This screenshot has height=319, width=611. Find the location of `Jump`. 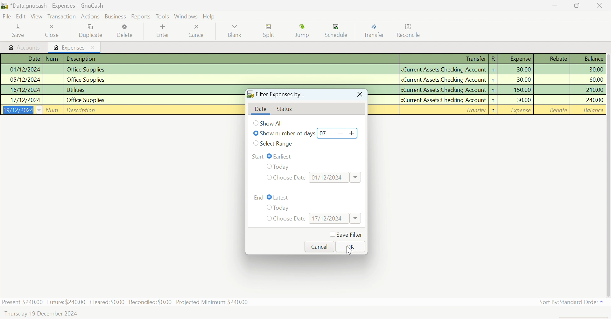

Jump is located at coordinates (304, 32).